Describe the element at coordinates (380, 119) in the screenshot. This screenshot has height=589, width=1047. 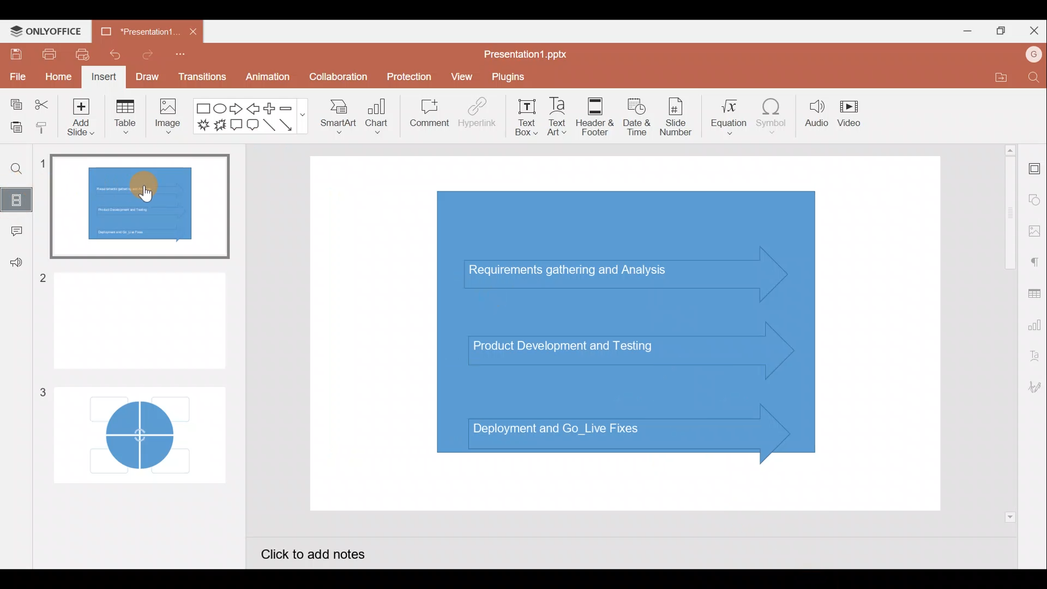
I see `Chart` at that location.